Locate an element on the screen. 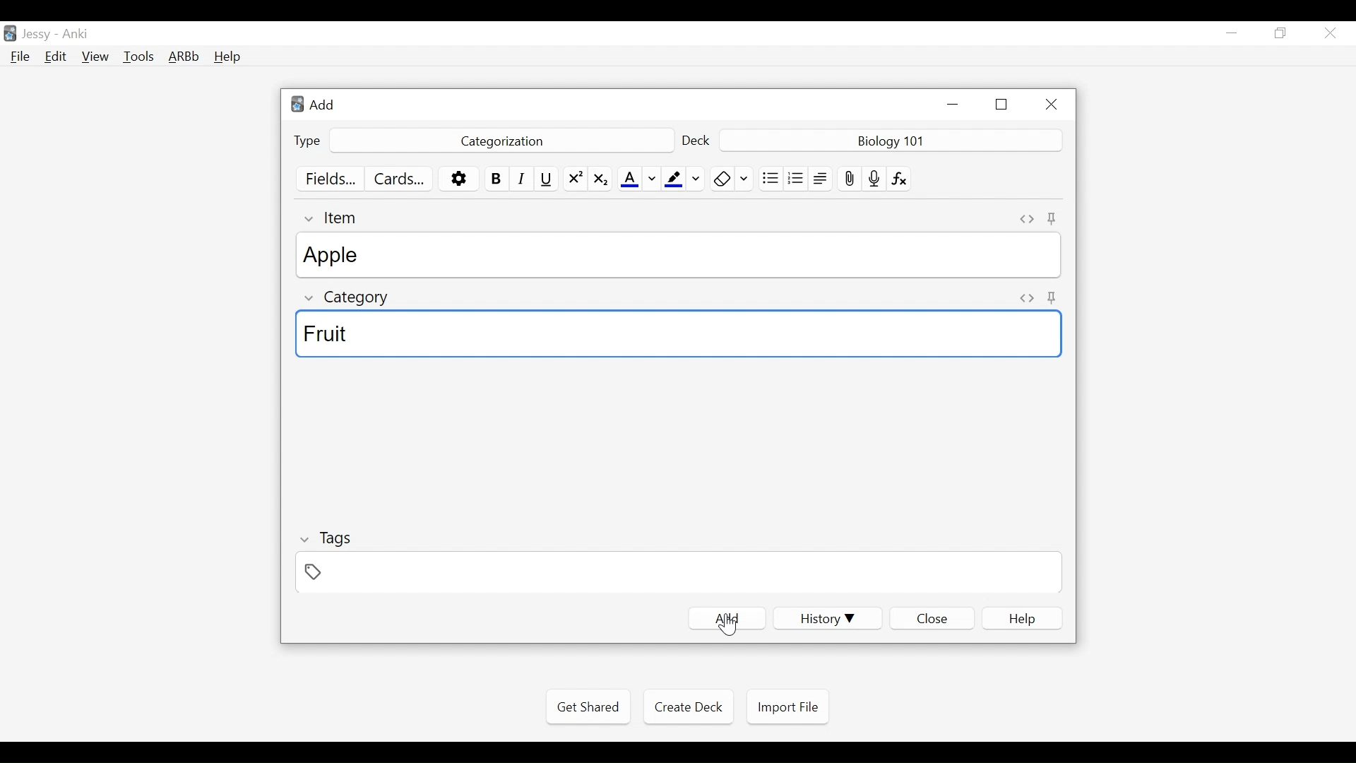 This screenshot has width=1356, height=763. Anki is located at coordinates (76, 34).